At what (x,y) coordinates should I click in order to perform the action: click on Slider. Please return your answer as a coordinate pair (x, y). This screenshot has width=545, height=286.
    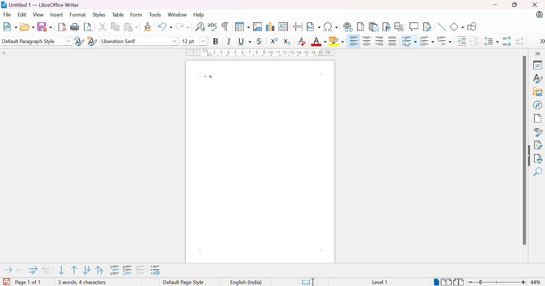
    Looking at the image, I should click on (480, 282).